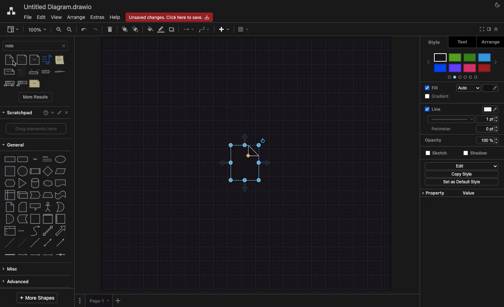 This screenshot has height=307, width=504. What do you see at coordinates (124, 30) in the screenshot?
I see `To front` at bounding box center [124, 30].